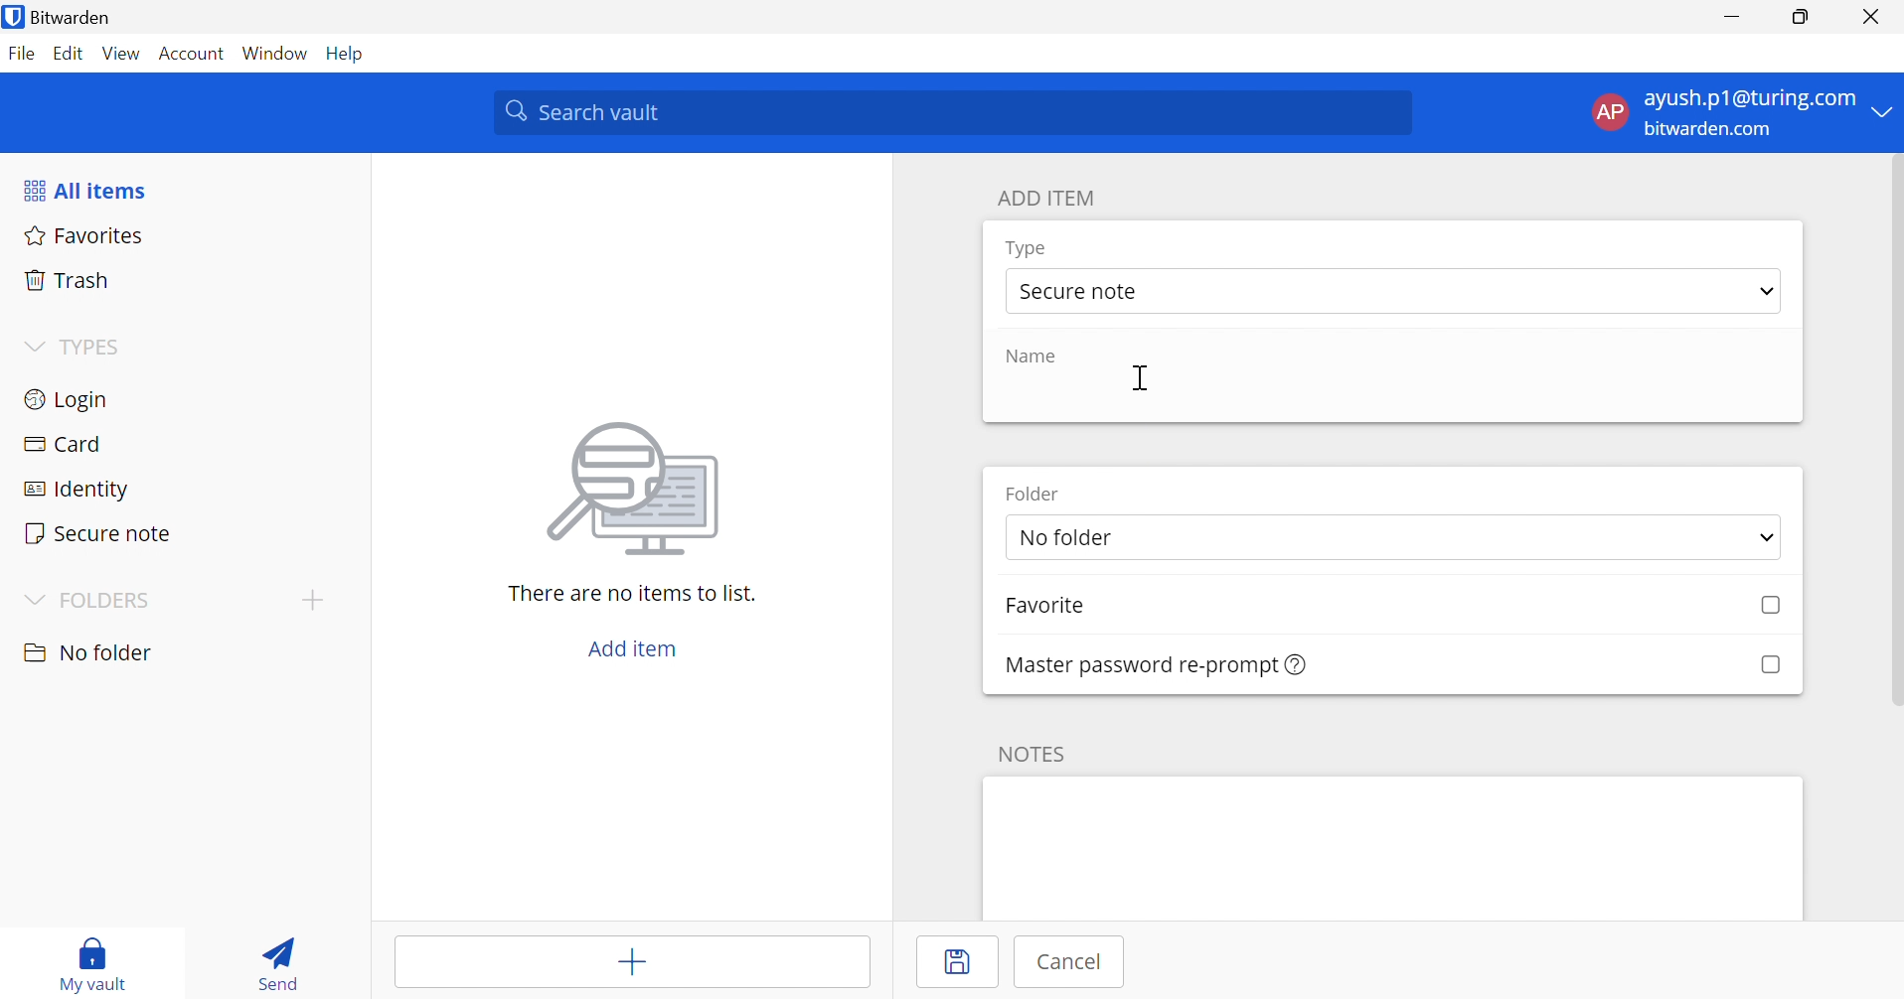 This screenshot has width=1904, height=999. What do you see at coordinates (89, 193) in the screenshot?
I see `All items` at bounding box center [89, 193].